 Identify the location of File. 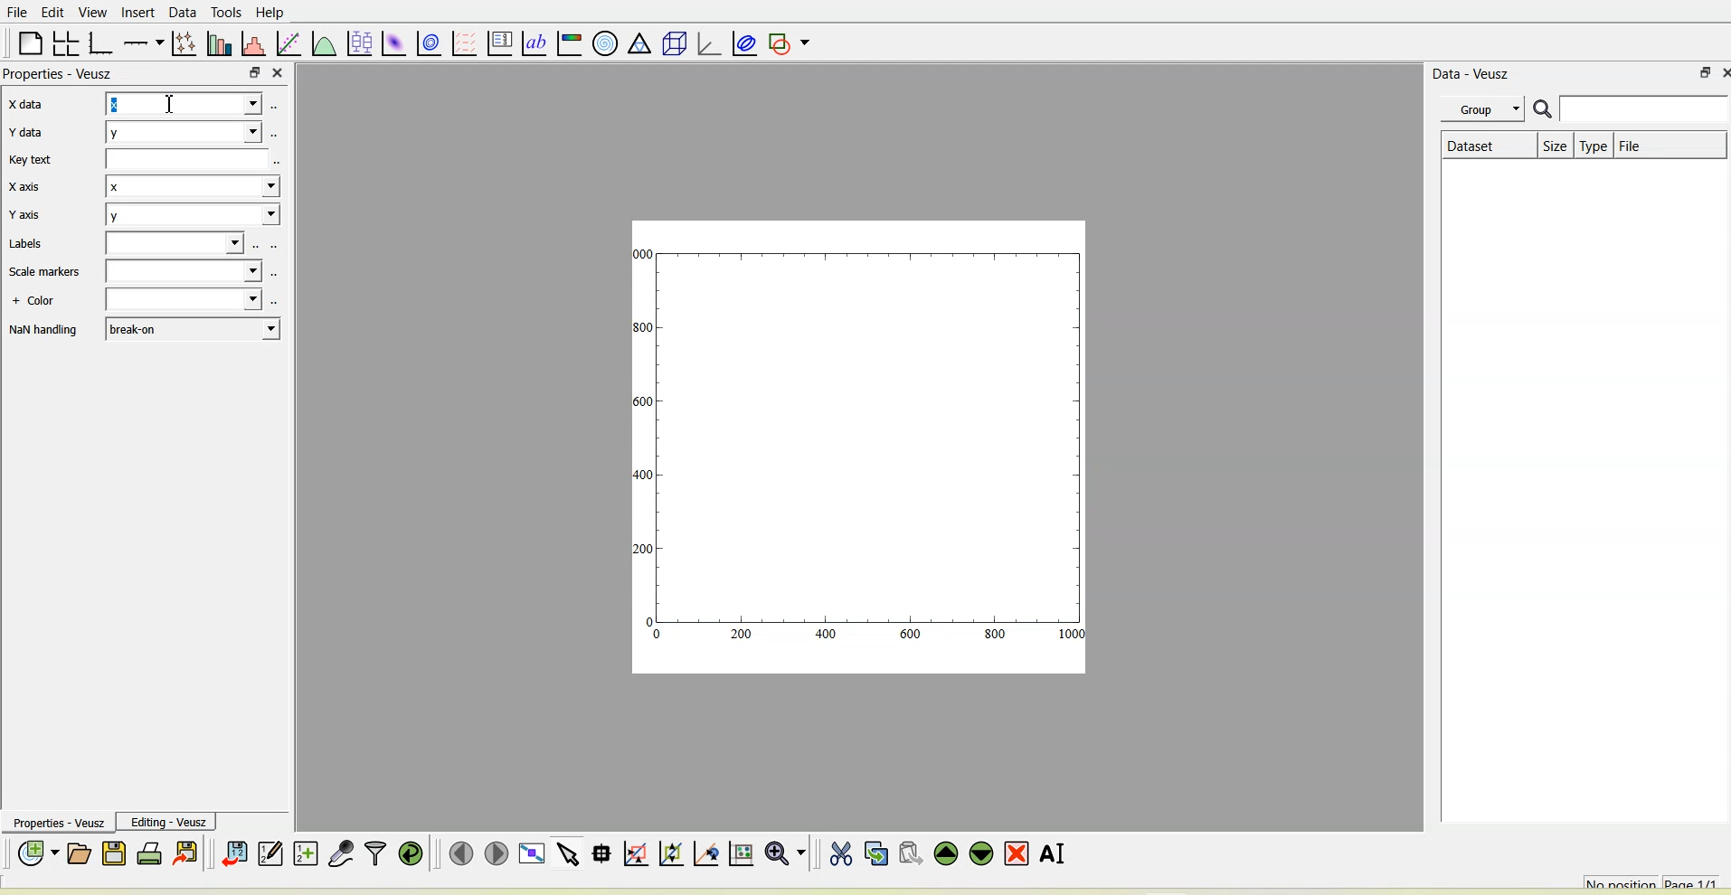
(20, 13).